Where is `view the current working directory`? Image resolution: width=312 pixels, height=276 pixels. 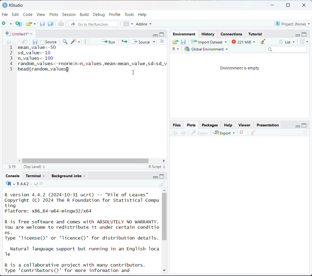
view the current working directory is located at coordinates (41, 184).